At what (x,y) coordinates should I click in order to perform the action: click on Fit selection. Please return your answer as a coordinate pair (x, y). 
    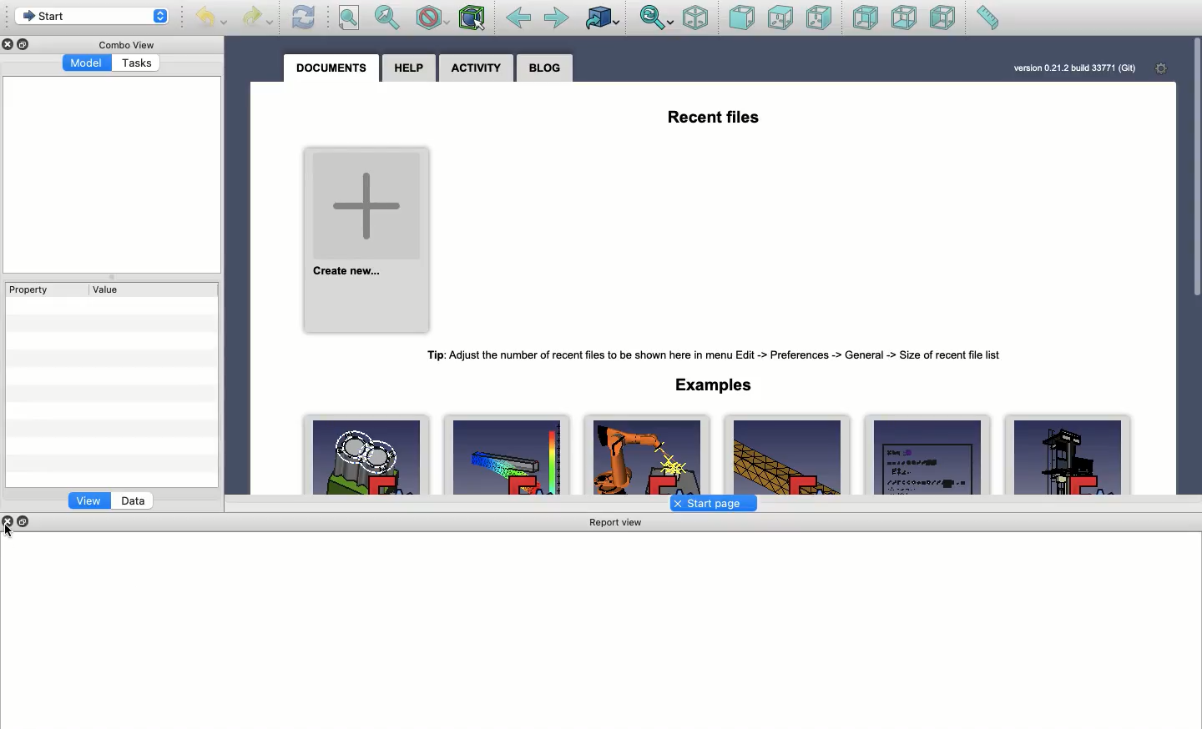
    Looking at the image, I should click on (386, 17).